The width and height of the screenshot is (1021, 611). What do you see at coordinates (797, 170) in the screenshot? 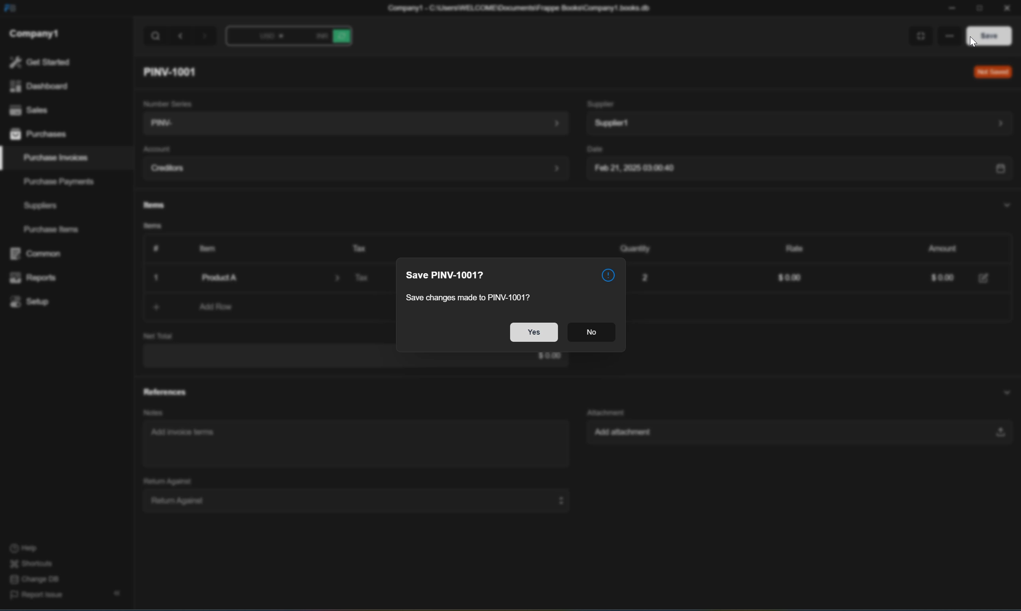
I see `Feb 21, 2025 03:00:40` at bounding box center [797, 170].